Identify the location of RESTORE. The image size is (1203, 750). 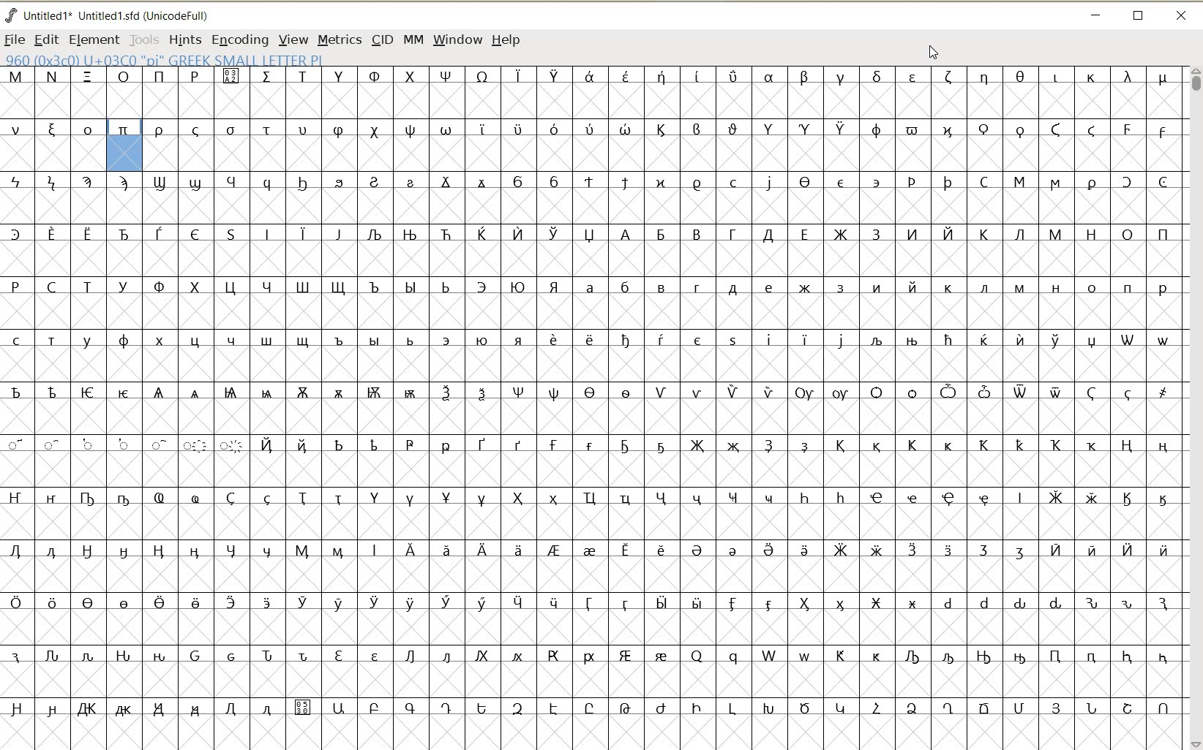
(1139, 17).